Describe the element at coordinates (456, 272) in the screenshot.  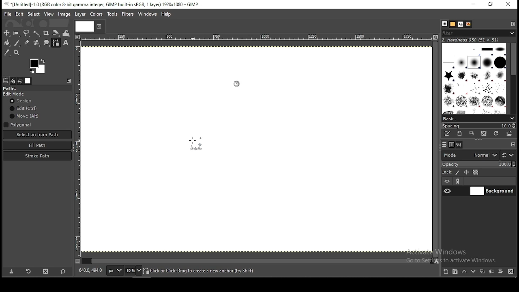
I see `create a new layer group` at that location.